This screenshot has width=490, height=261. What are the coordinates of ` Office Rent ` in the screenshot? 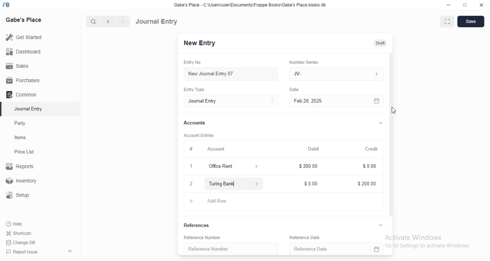 It's located at (233, 166).